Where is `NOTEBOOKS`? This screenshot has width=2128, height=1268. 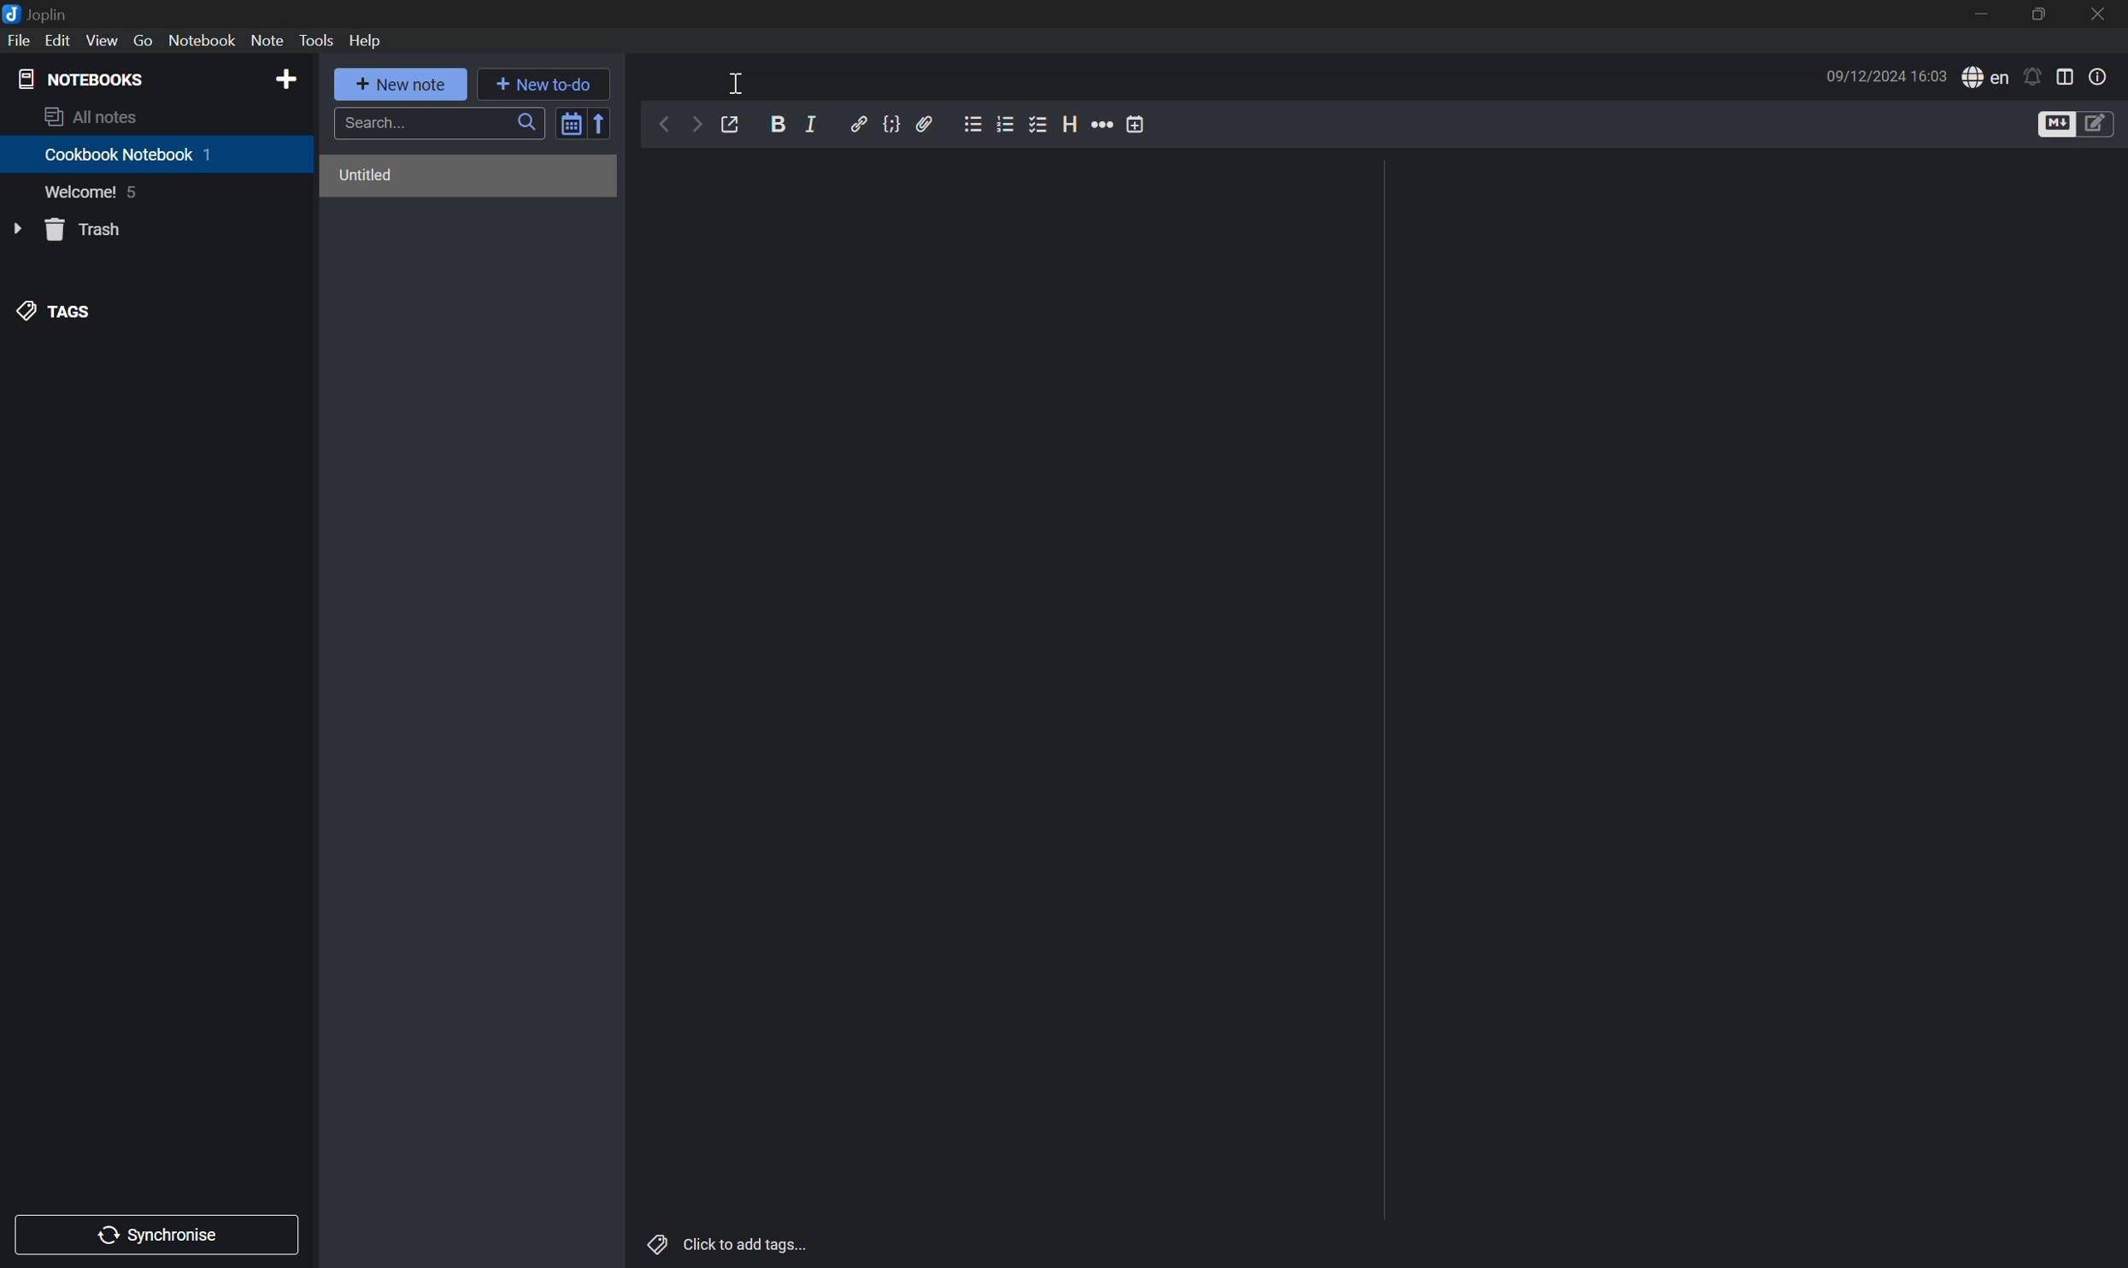
NOTEBOOKS is located at coordinates (80, 79).